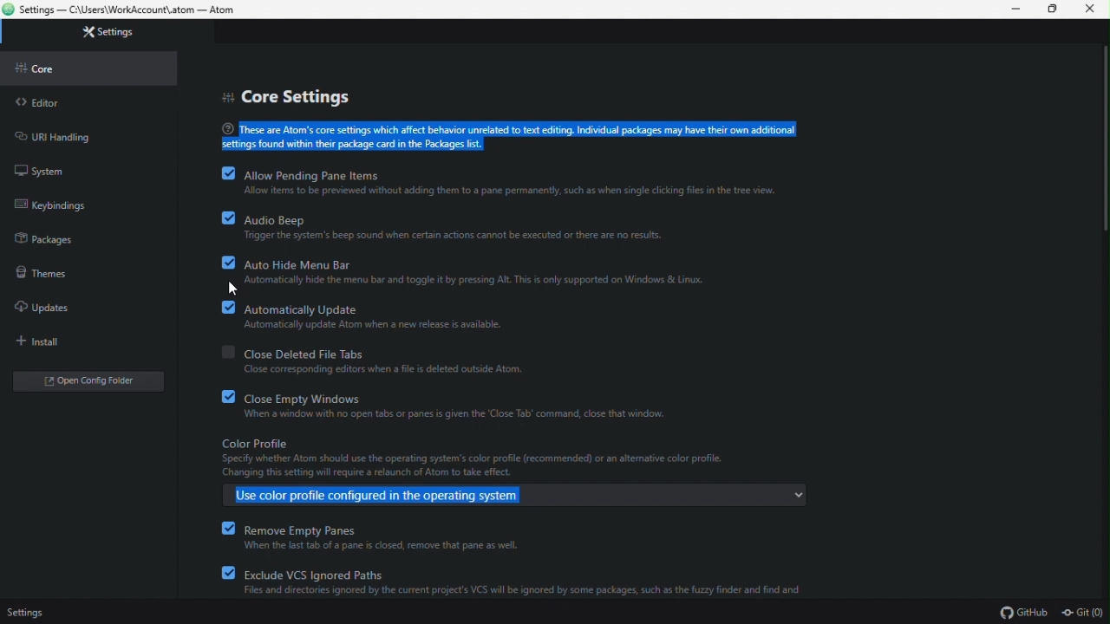 This screenshot has height=624, width=1110. Describe the element at coordinates (108, 29) in the screenshot. I see `settings` at that location.